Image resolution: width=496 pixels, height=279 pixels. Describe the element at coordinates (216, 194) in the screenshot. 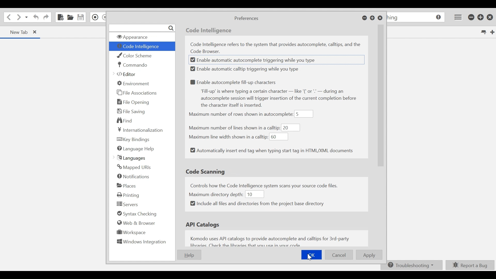

I see `Maximum directory depth:` at that location.